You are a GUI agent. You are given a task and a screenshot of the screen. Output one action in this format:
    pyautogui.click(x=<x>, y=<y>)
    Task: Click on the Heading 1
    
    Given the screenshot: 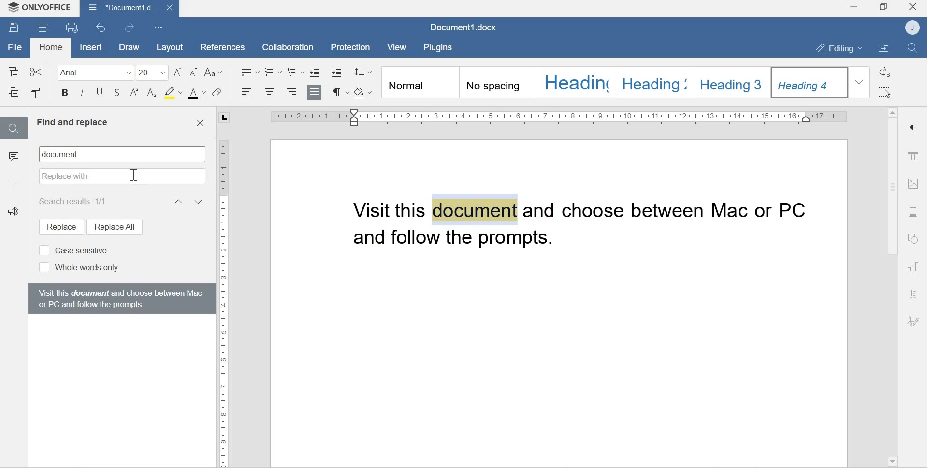 What is the action you would take?
    pyautogui.click(x=576, y=82)
    